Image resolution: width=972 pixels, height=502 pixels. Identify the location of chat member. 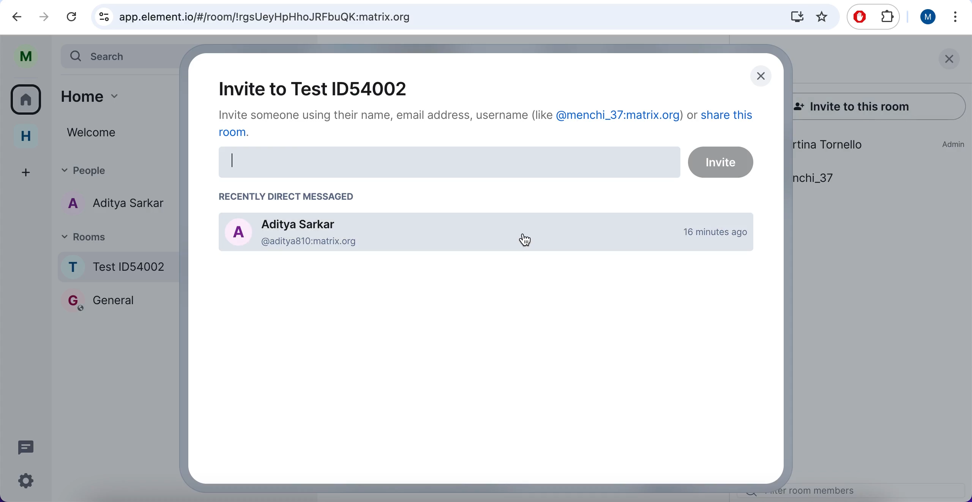
(117, 202).